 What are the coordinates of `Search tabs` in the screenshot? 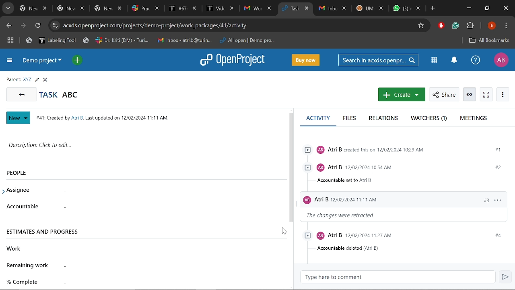 It's located at (8, 8).